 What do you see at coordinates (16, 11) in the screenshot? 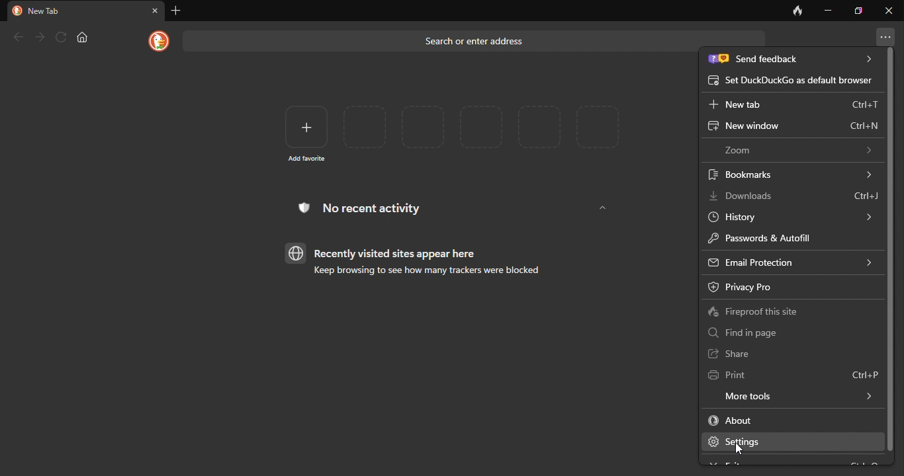
I see `duckduck go logo` at bounding box center [16, 11].